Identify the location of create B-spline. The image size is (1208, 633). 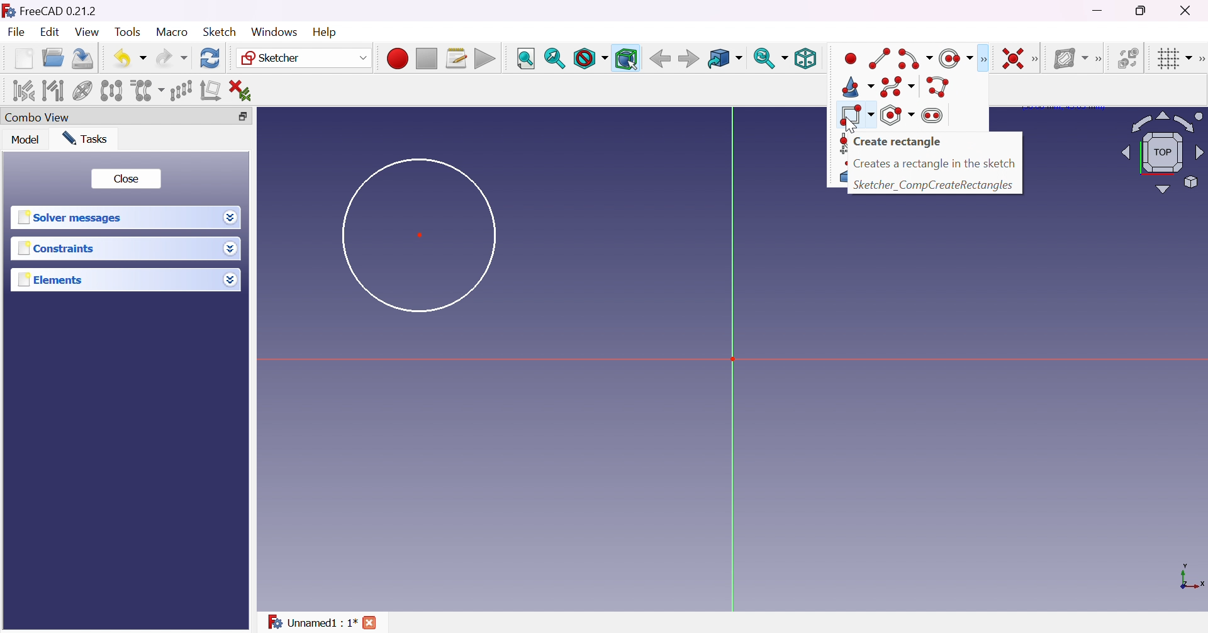
(900, 88).